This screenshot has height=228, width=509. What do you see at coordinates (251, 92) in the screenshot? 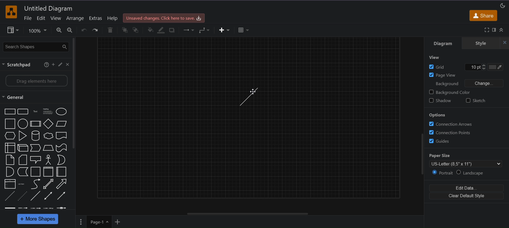
I see `Cursor` at bounding box center [251, 92].